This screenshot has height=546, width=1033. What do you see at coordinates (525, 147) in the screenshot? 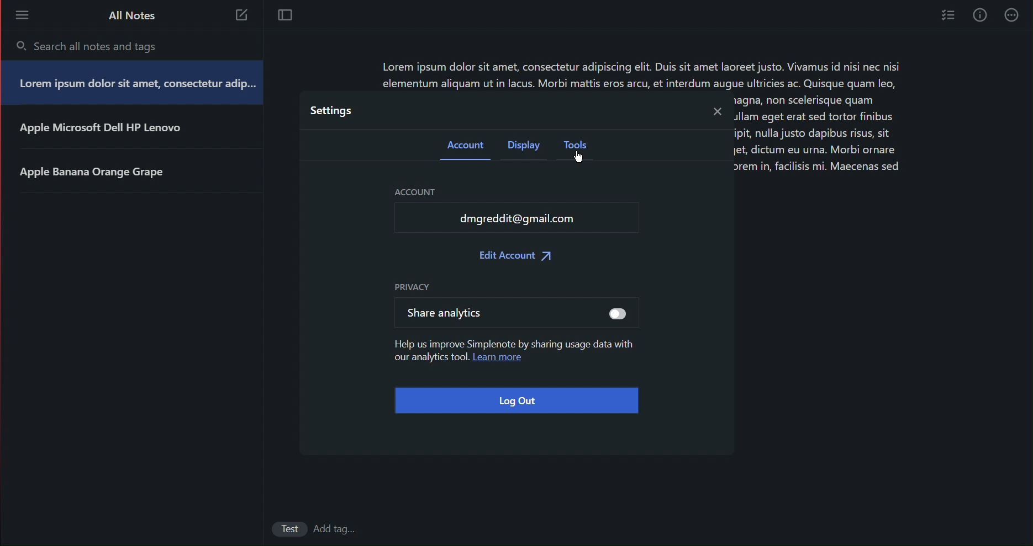
I see `Display` at bounding box center [525, 147].